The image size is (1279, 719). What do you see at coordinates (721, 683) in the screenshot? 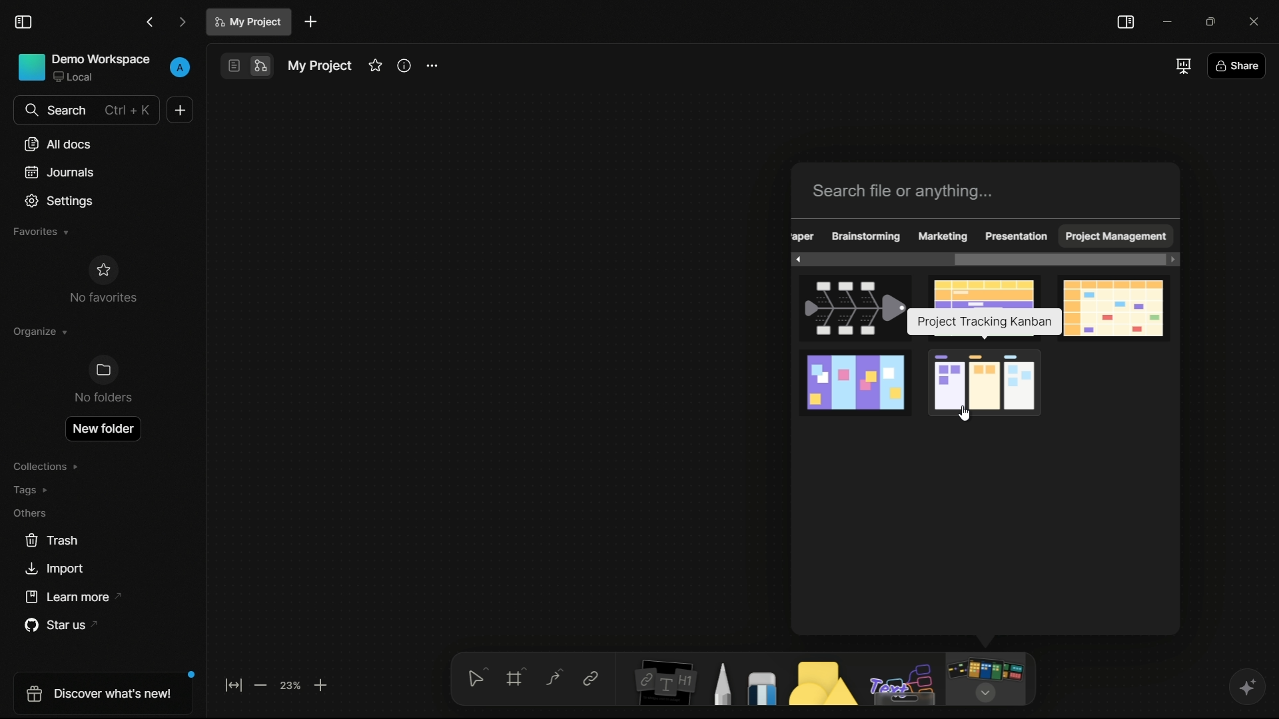
I see `pencil and pen` at bounding box center [721, 683].